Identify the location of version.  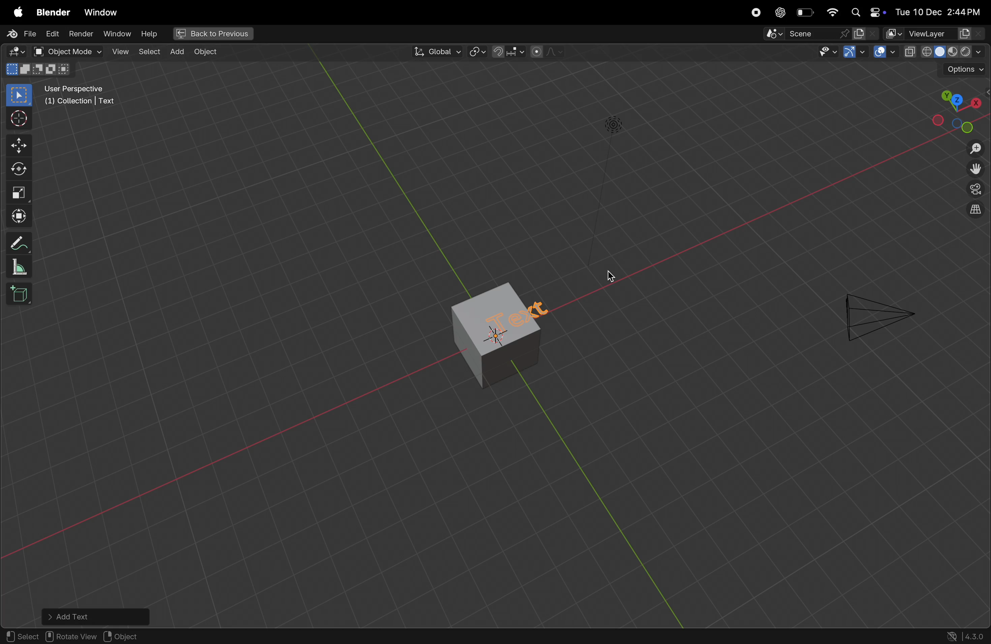
(966, 636).